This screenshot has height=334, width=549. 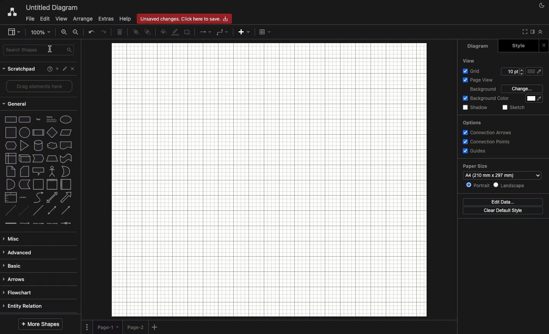 What do you see at coordinates (41, 184) in the screenshot?
I see `shapes` at bounding box center [41, 184].